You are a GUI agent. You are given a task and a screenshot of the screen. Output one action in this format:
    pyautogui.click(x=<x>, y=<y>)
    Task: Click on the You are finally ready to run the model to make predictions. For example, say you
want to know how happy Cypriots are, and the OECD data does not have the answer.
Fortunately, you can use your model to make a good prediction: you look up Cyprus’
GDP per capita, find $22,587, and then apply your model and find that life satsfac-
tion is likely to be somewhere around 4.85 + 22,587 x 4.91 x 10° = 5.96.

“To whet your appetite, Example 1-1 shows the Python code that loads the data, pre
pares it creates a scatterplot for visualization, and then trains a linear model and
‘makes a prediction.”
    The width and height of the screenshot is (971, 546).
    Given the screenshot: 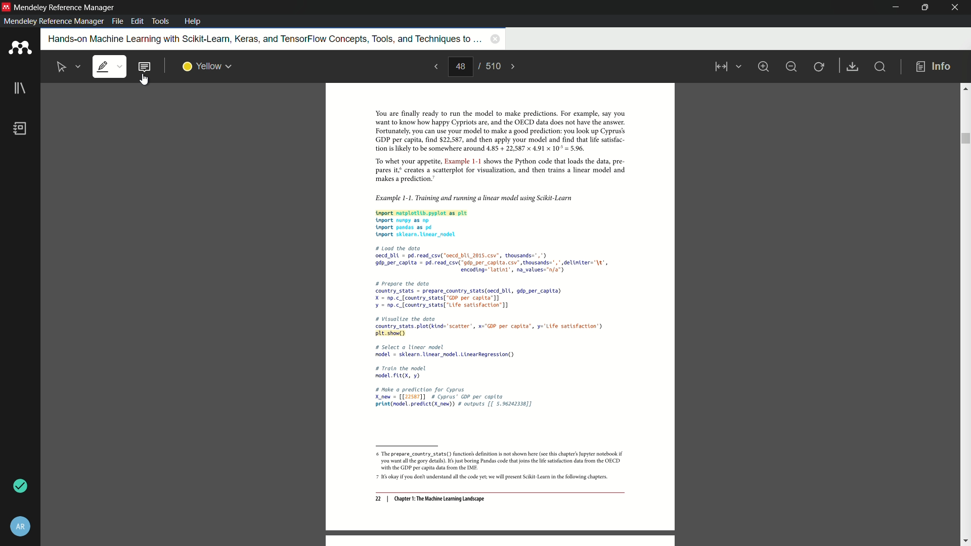 What is the action you would take?
    pyautogui.click(x=494, y=147)
    